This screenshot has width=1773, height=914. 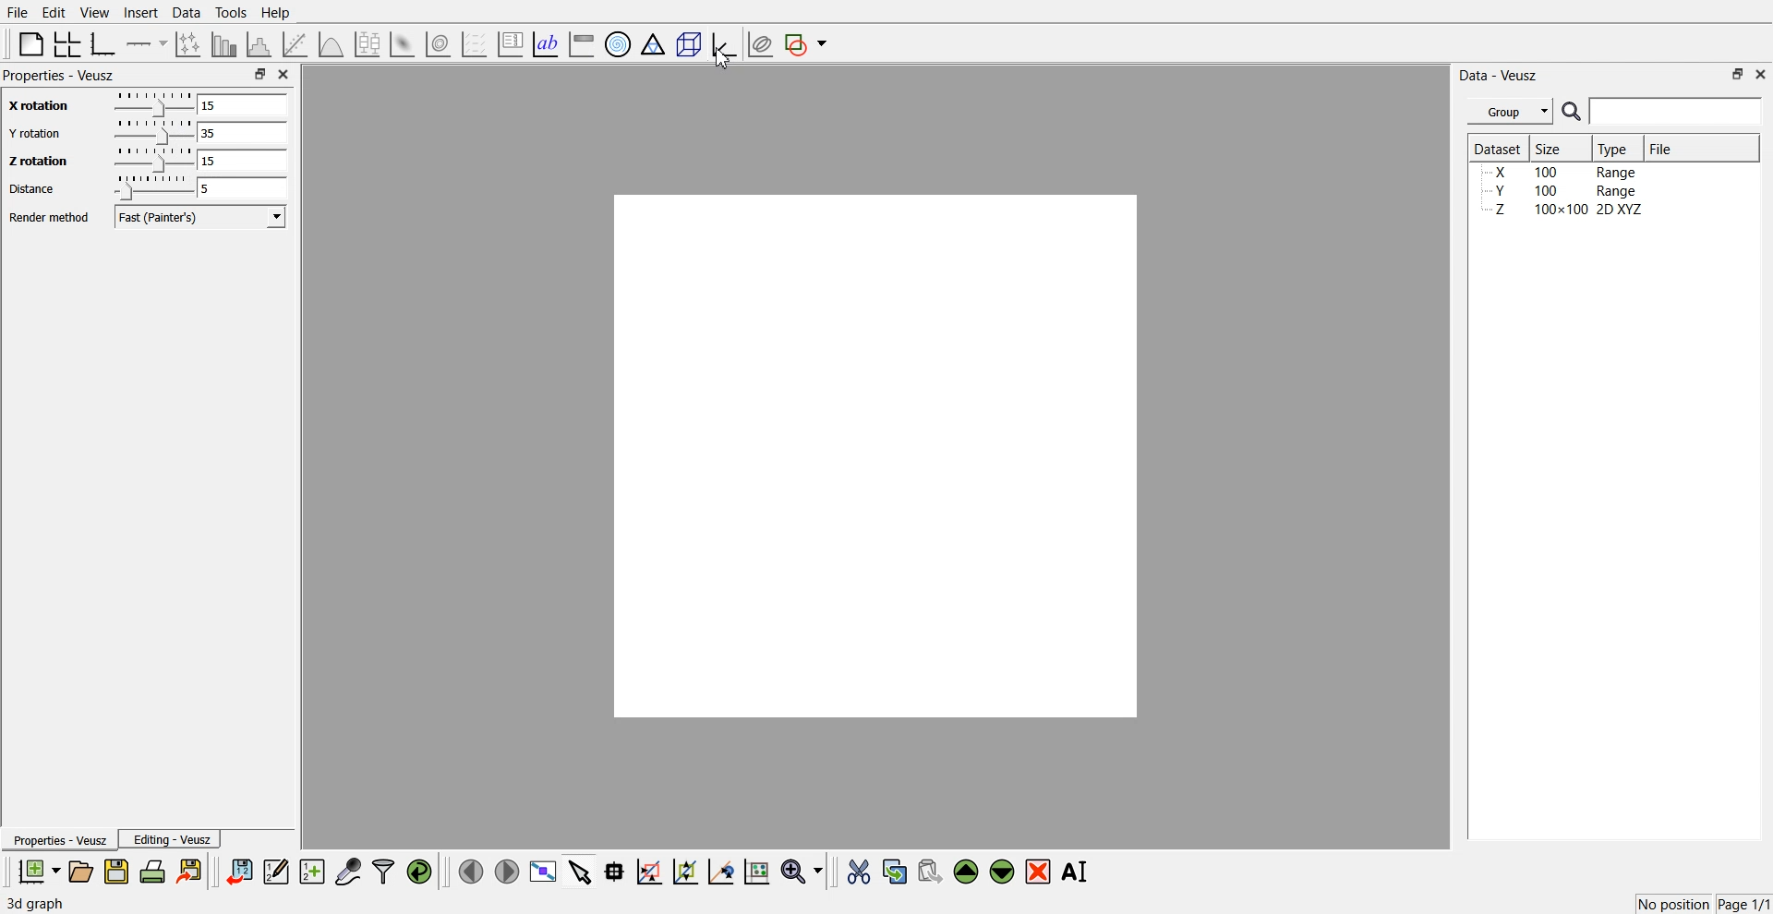 What do you see at coordinates (438, 44) in the screenshot?
I see `3D Volume` at bounding box center [438, 44].